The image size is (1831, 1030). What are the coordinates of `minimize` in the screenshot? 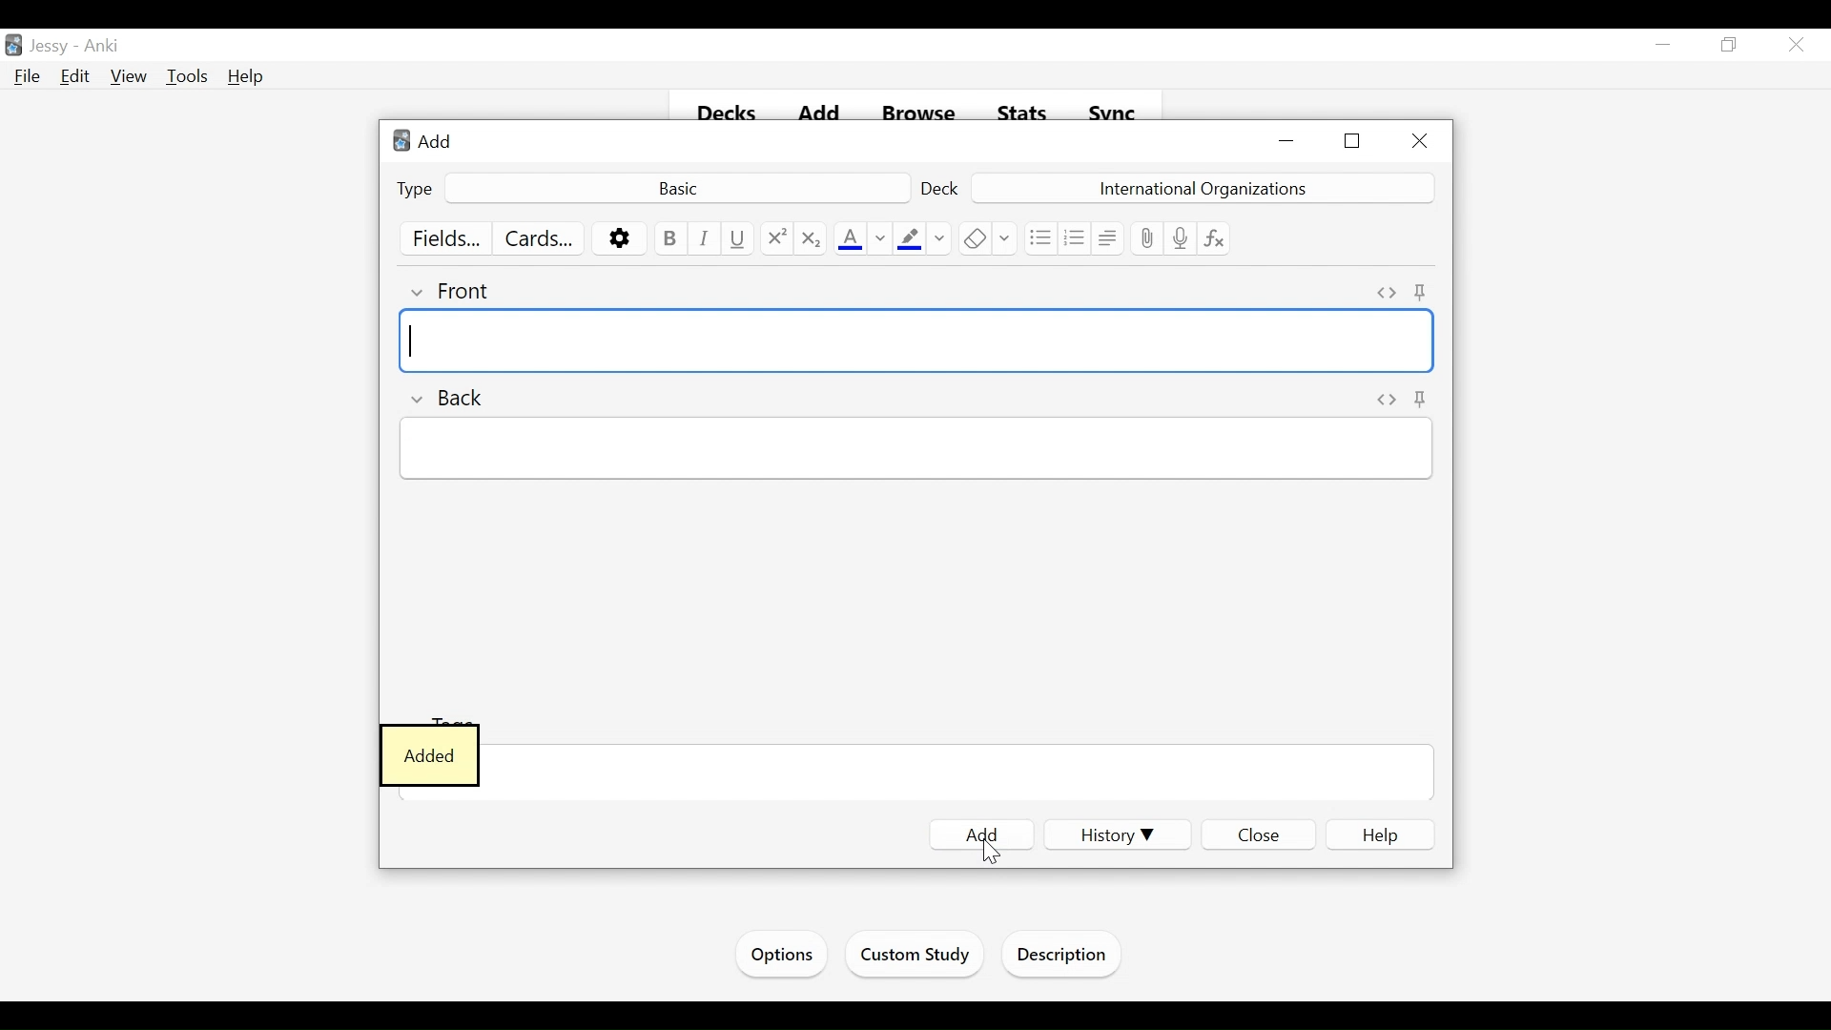 It's located at (1663, 45).